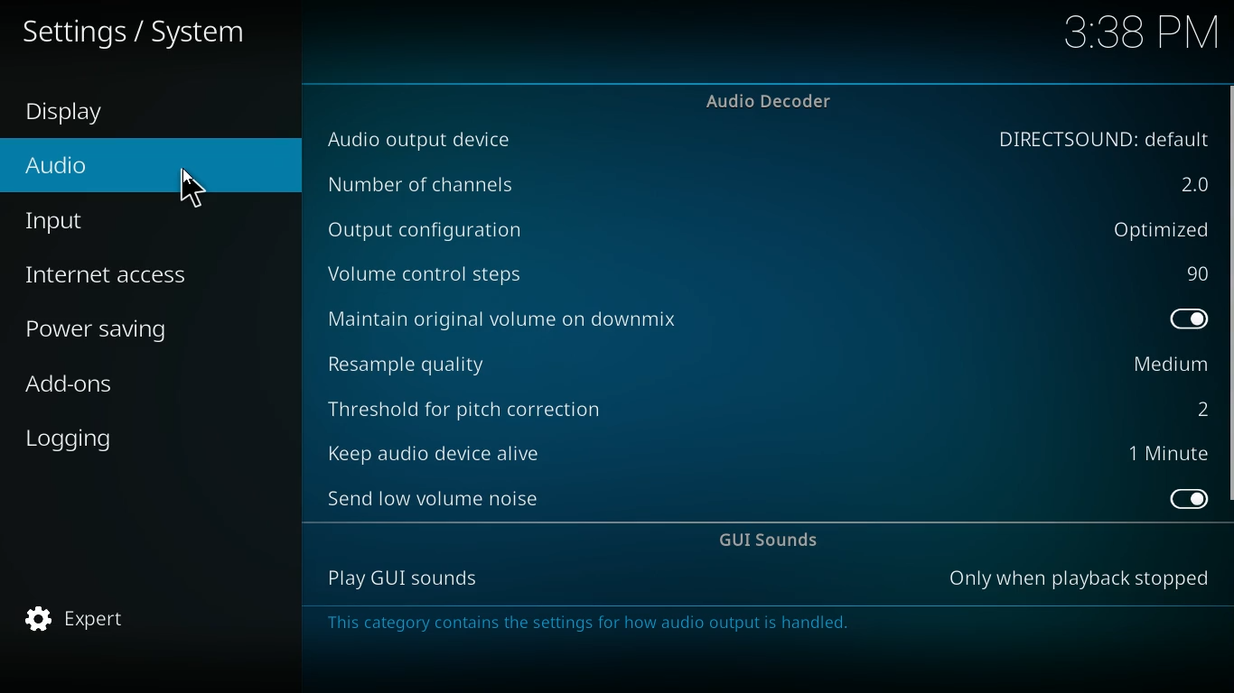  Describe the element at coordinates (536, 317) in the screenshot. I see `mantain original volume on downmix` at that location.